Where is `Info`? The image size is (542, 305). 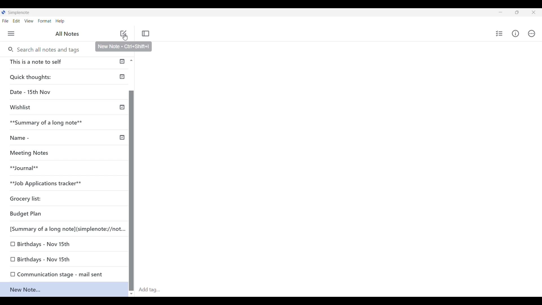 Info is located at coordinates (515, 34).